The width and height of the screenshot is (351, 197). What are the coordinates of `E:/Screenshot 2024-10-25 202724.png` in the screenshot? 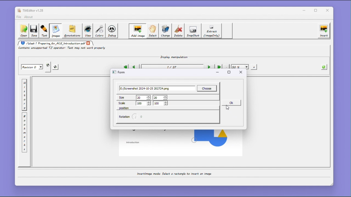 It's located at (157, 88).